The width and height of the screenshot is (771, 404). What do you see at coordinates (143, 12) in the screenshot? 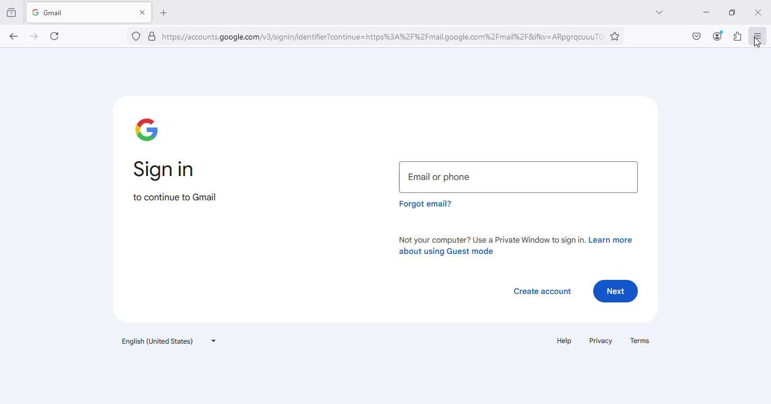
I see `close tab` at bounding box center [143, 12].